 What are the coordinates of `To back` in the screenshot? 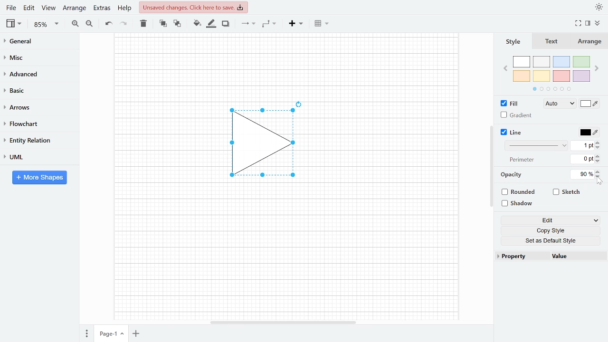 It's located at (176, 23).